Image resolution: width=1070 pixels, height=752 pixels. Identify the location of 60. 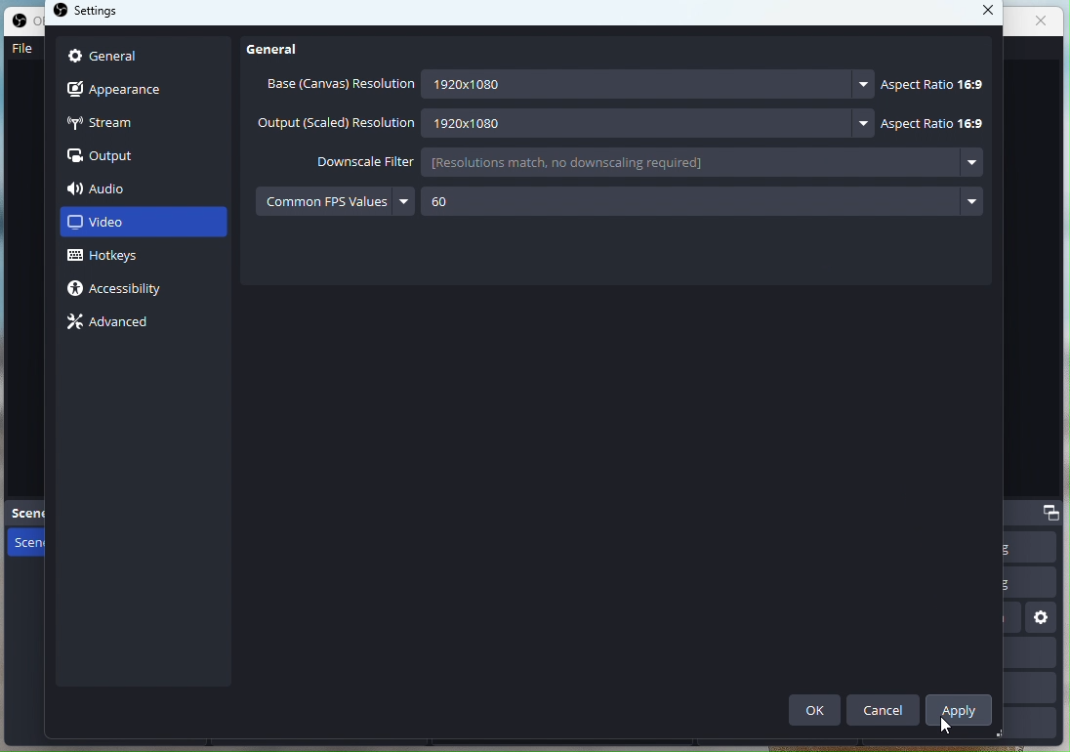
(487, 201).